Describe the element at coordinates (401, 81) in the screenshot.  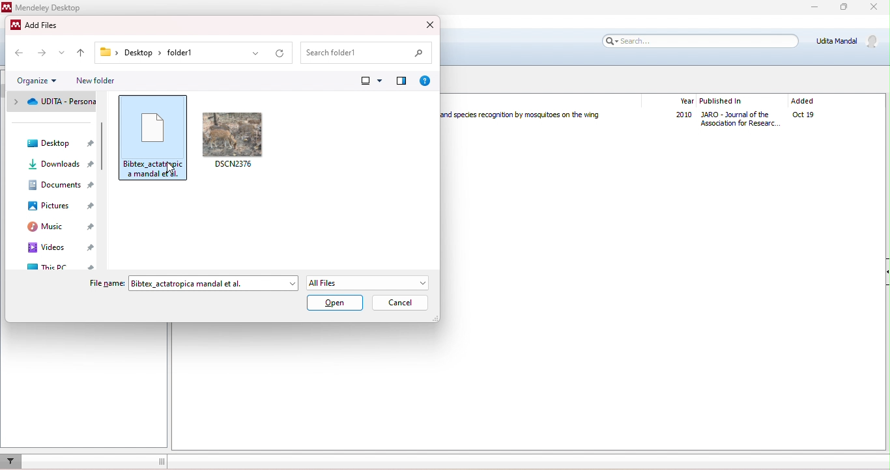
I see `show preview pane` at that location.